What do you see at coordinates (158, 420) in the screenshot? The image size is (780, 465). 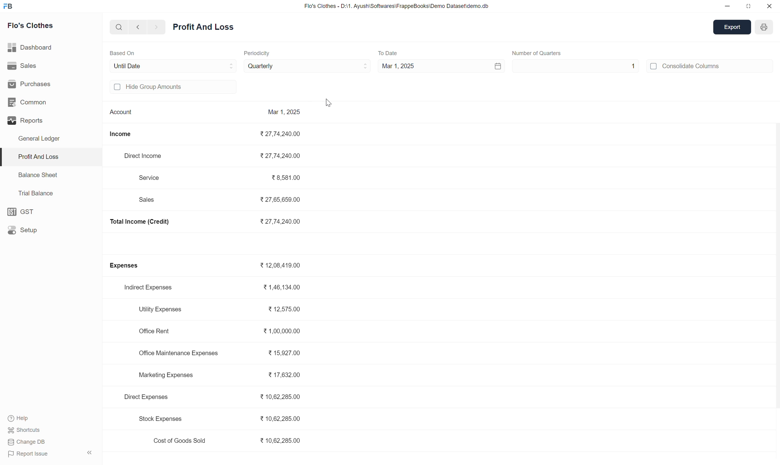 I see `Stock Expenses` at bounding box center [158, 420].